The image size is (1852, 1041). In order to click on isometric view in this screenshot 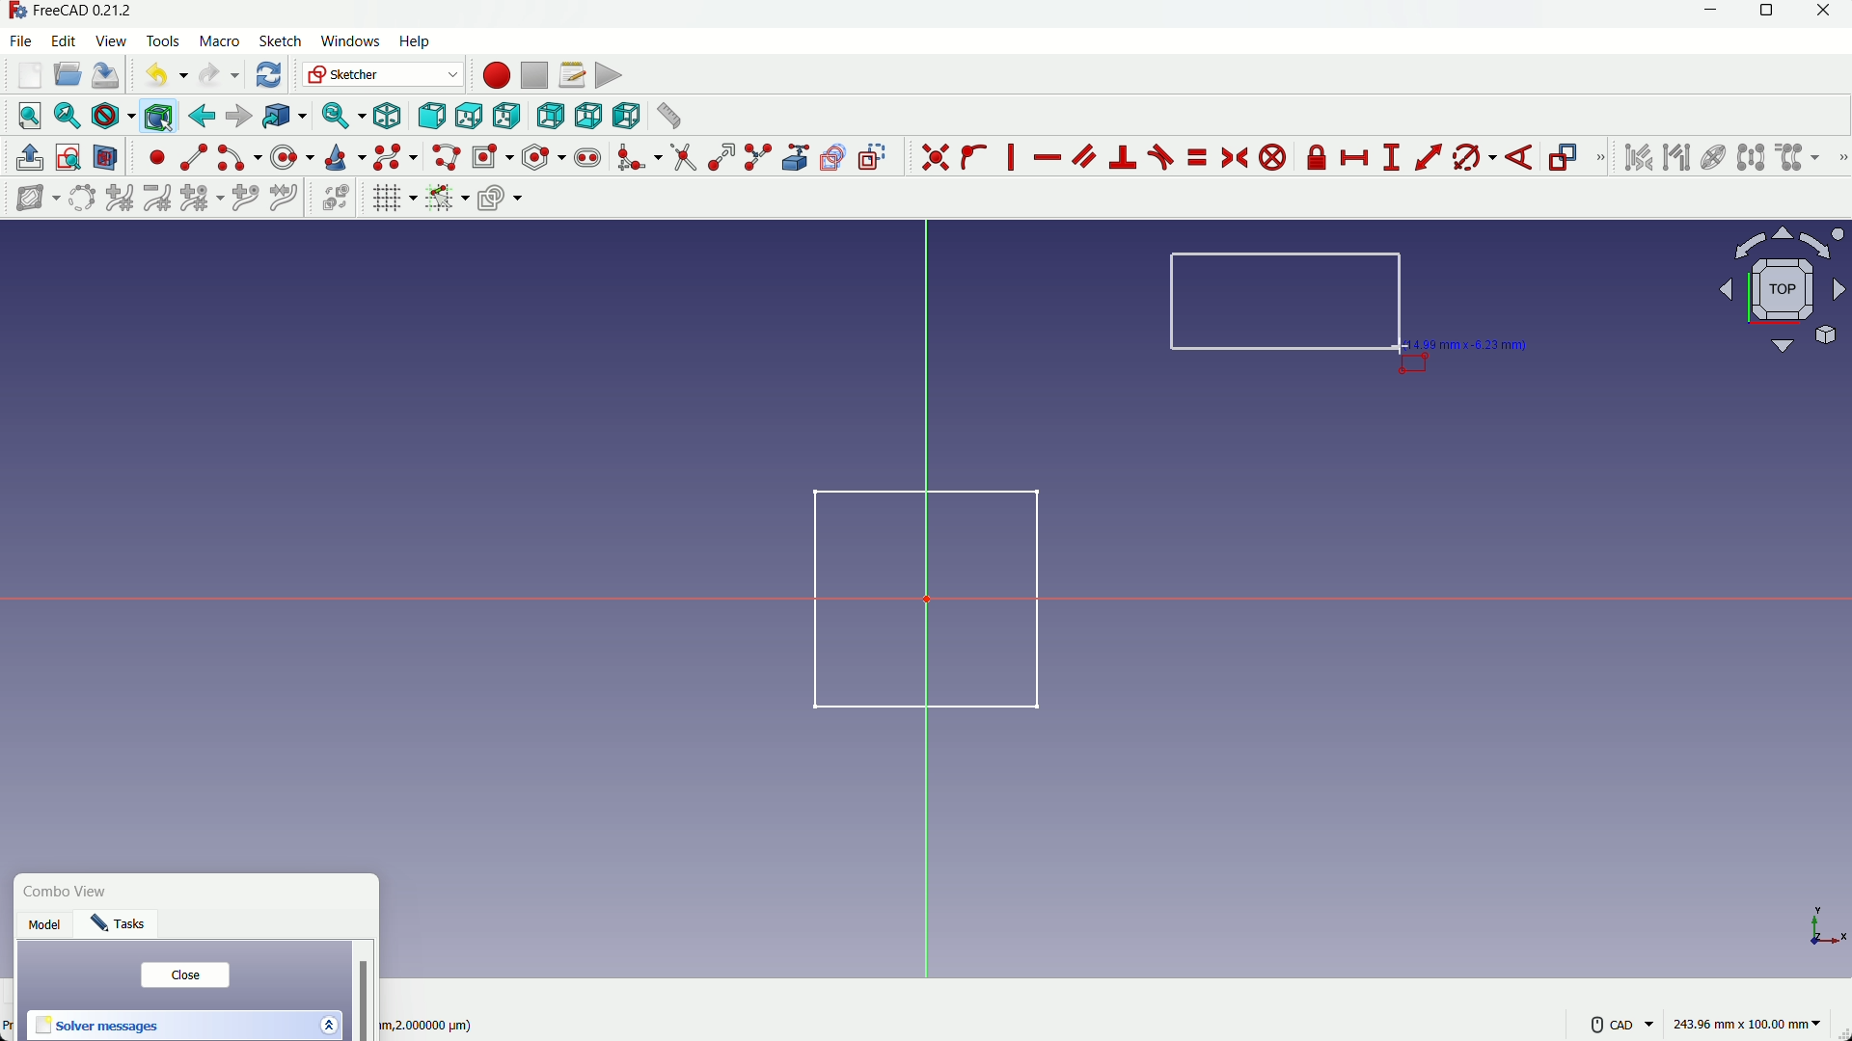, I will do `click(388, 117)`.